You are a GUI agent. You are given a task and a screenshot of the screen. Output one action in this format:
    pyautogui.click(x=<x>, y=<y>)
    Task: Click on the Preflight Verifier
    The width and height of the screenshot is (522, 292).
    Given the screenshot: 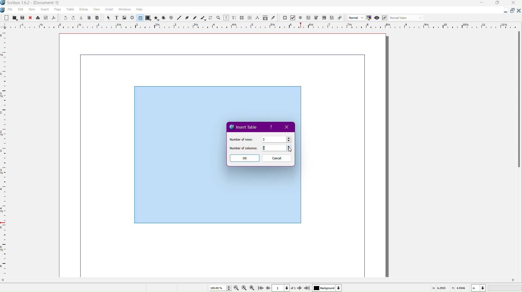 What is the action you would take?
    pyautogui.click(x=45, y=18)
    